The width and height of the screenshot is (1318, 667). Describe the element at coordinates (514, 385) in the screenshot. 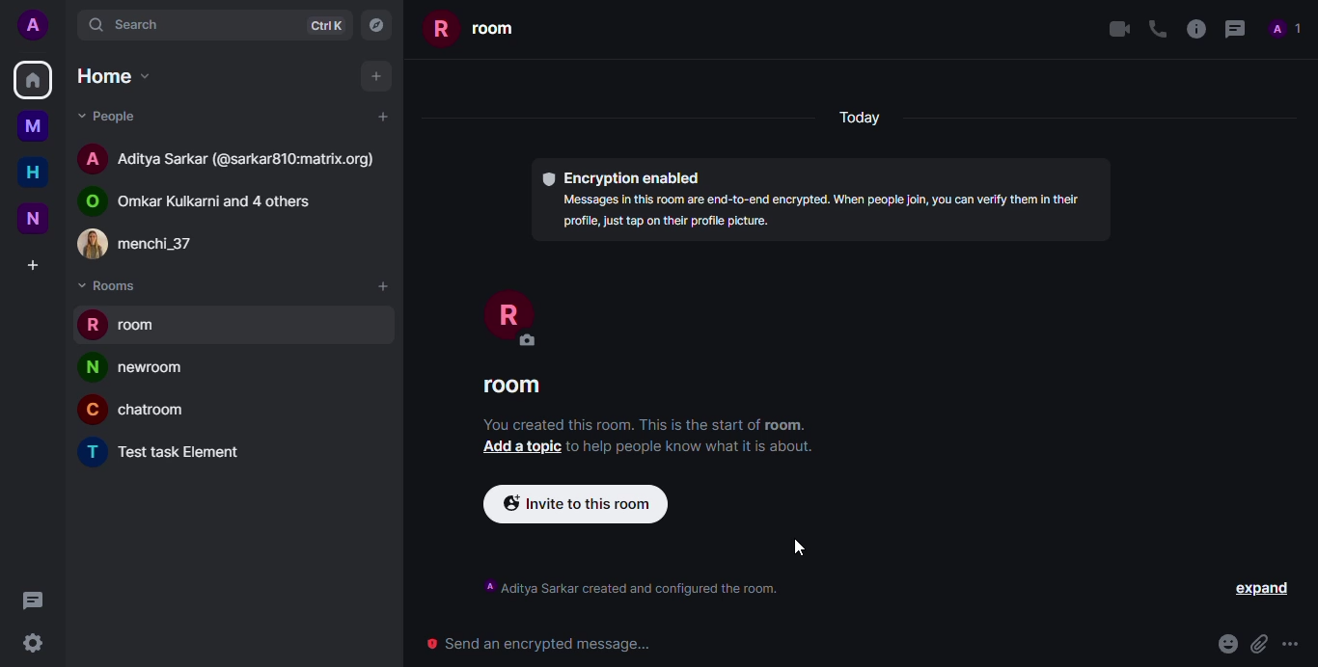

I see `room` at that location.